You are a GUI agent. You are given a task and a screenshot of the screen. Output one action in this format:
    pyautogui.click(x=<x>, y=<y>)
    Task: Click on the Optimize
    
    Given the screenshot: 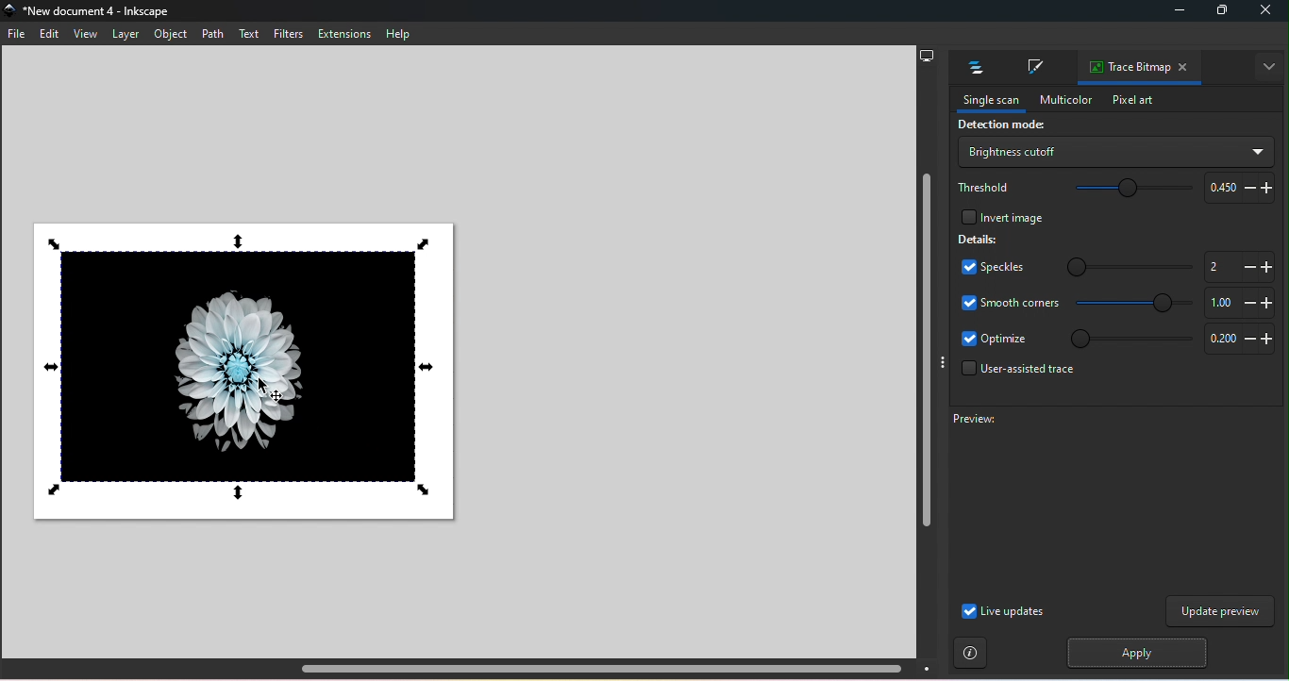 What is the action you would take?
    pyautogui.click(x=995, y=340)
    